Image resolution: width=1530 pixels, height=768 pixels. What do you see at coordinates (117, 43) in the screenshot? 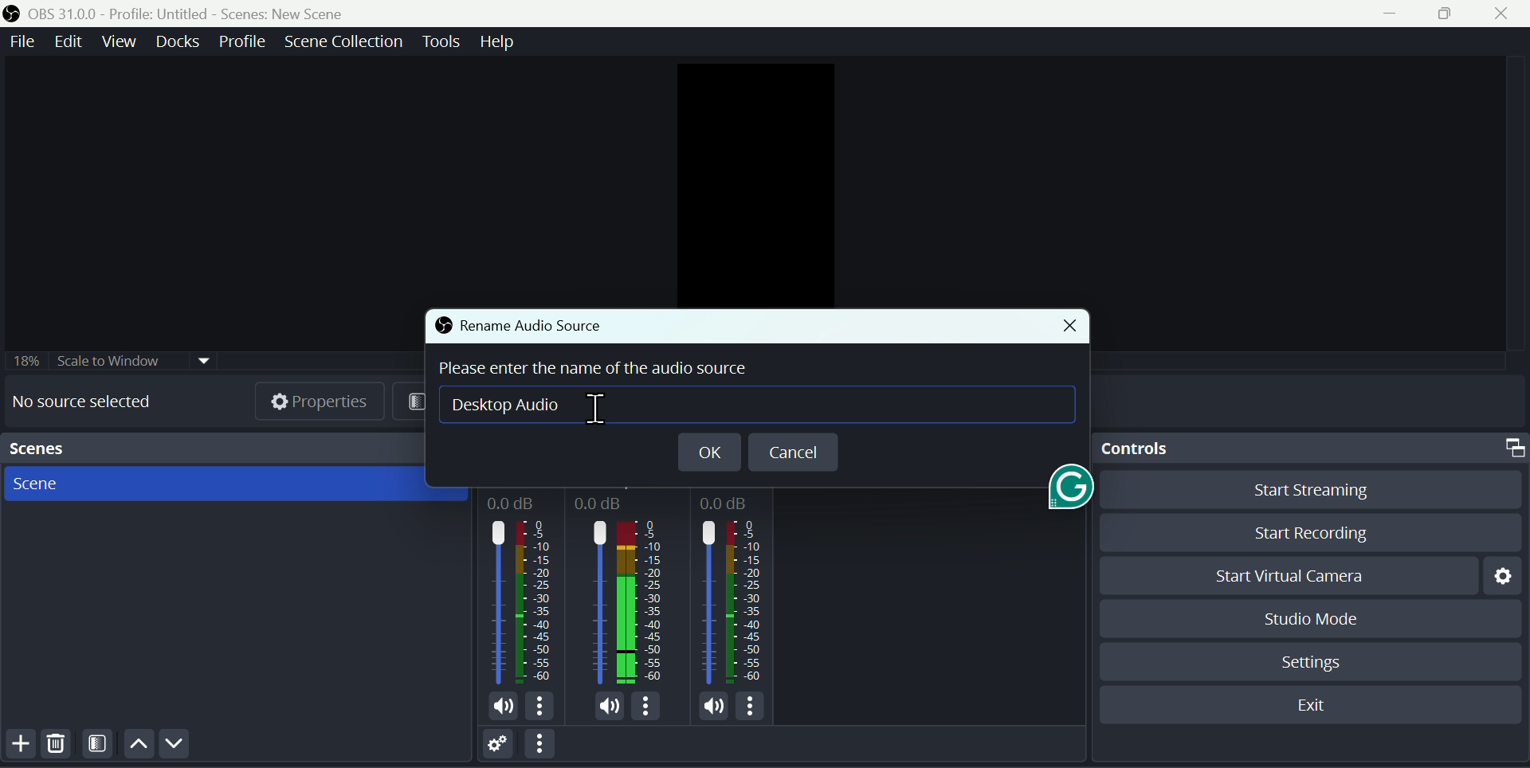
I see `View` at bounding box center [117, 43].